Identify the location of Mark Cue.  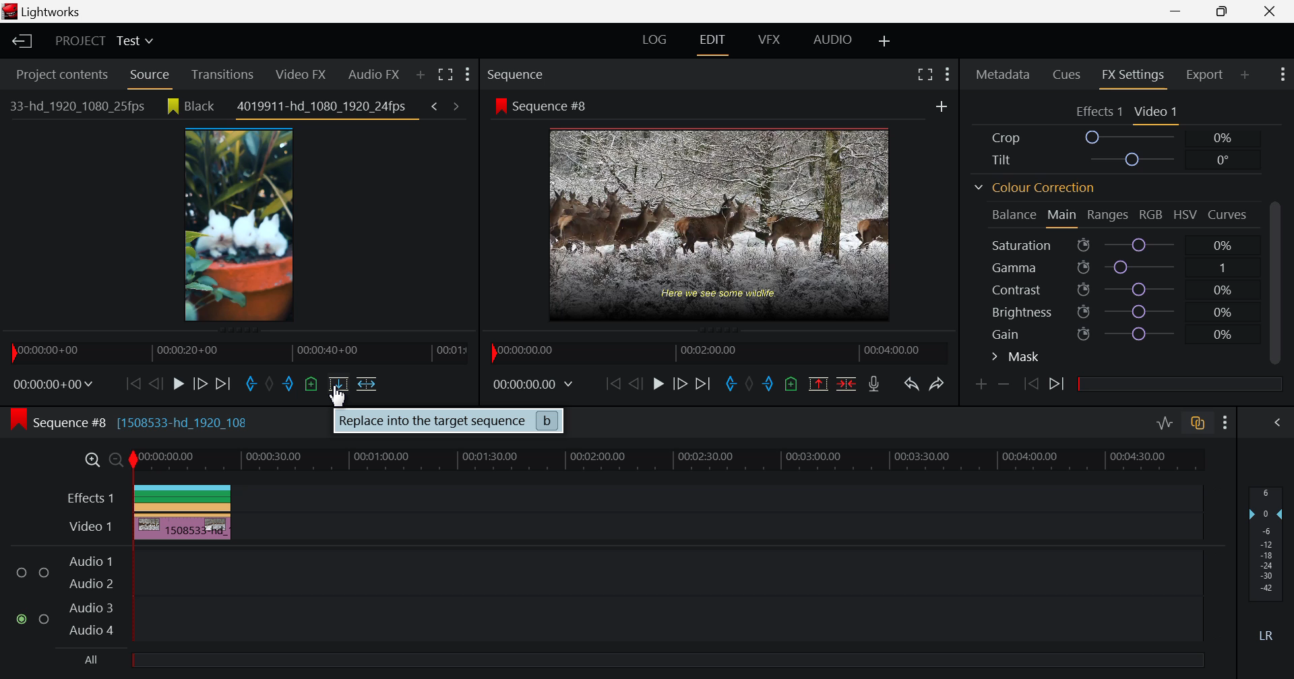
(793, 385).